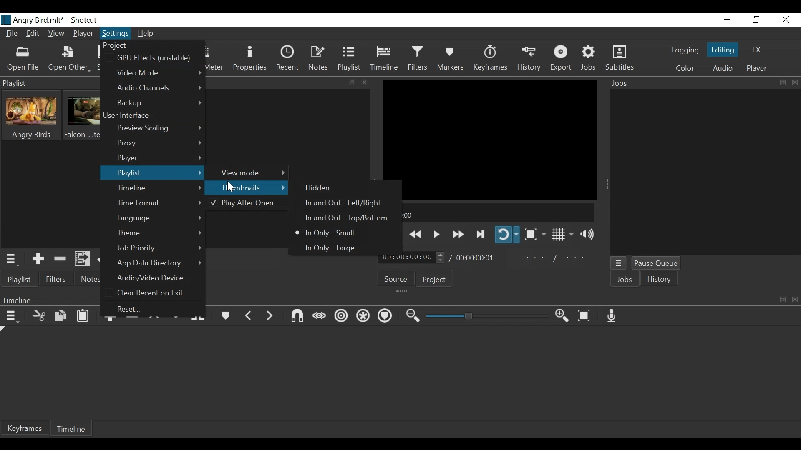 The height and width of the screenshot is (450, 801). I want to click on Thumbnail, so click(246, 187).